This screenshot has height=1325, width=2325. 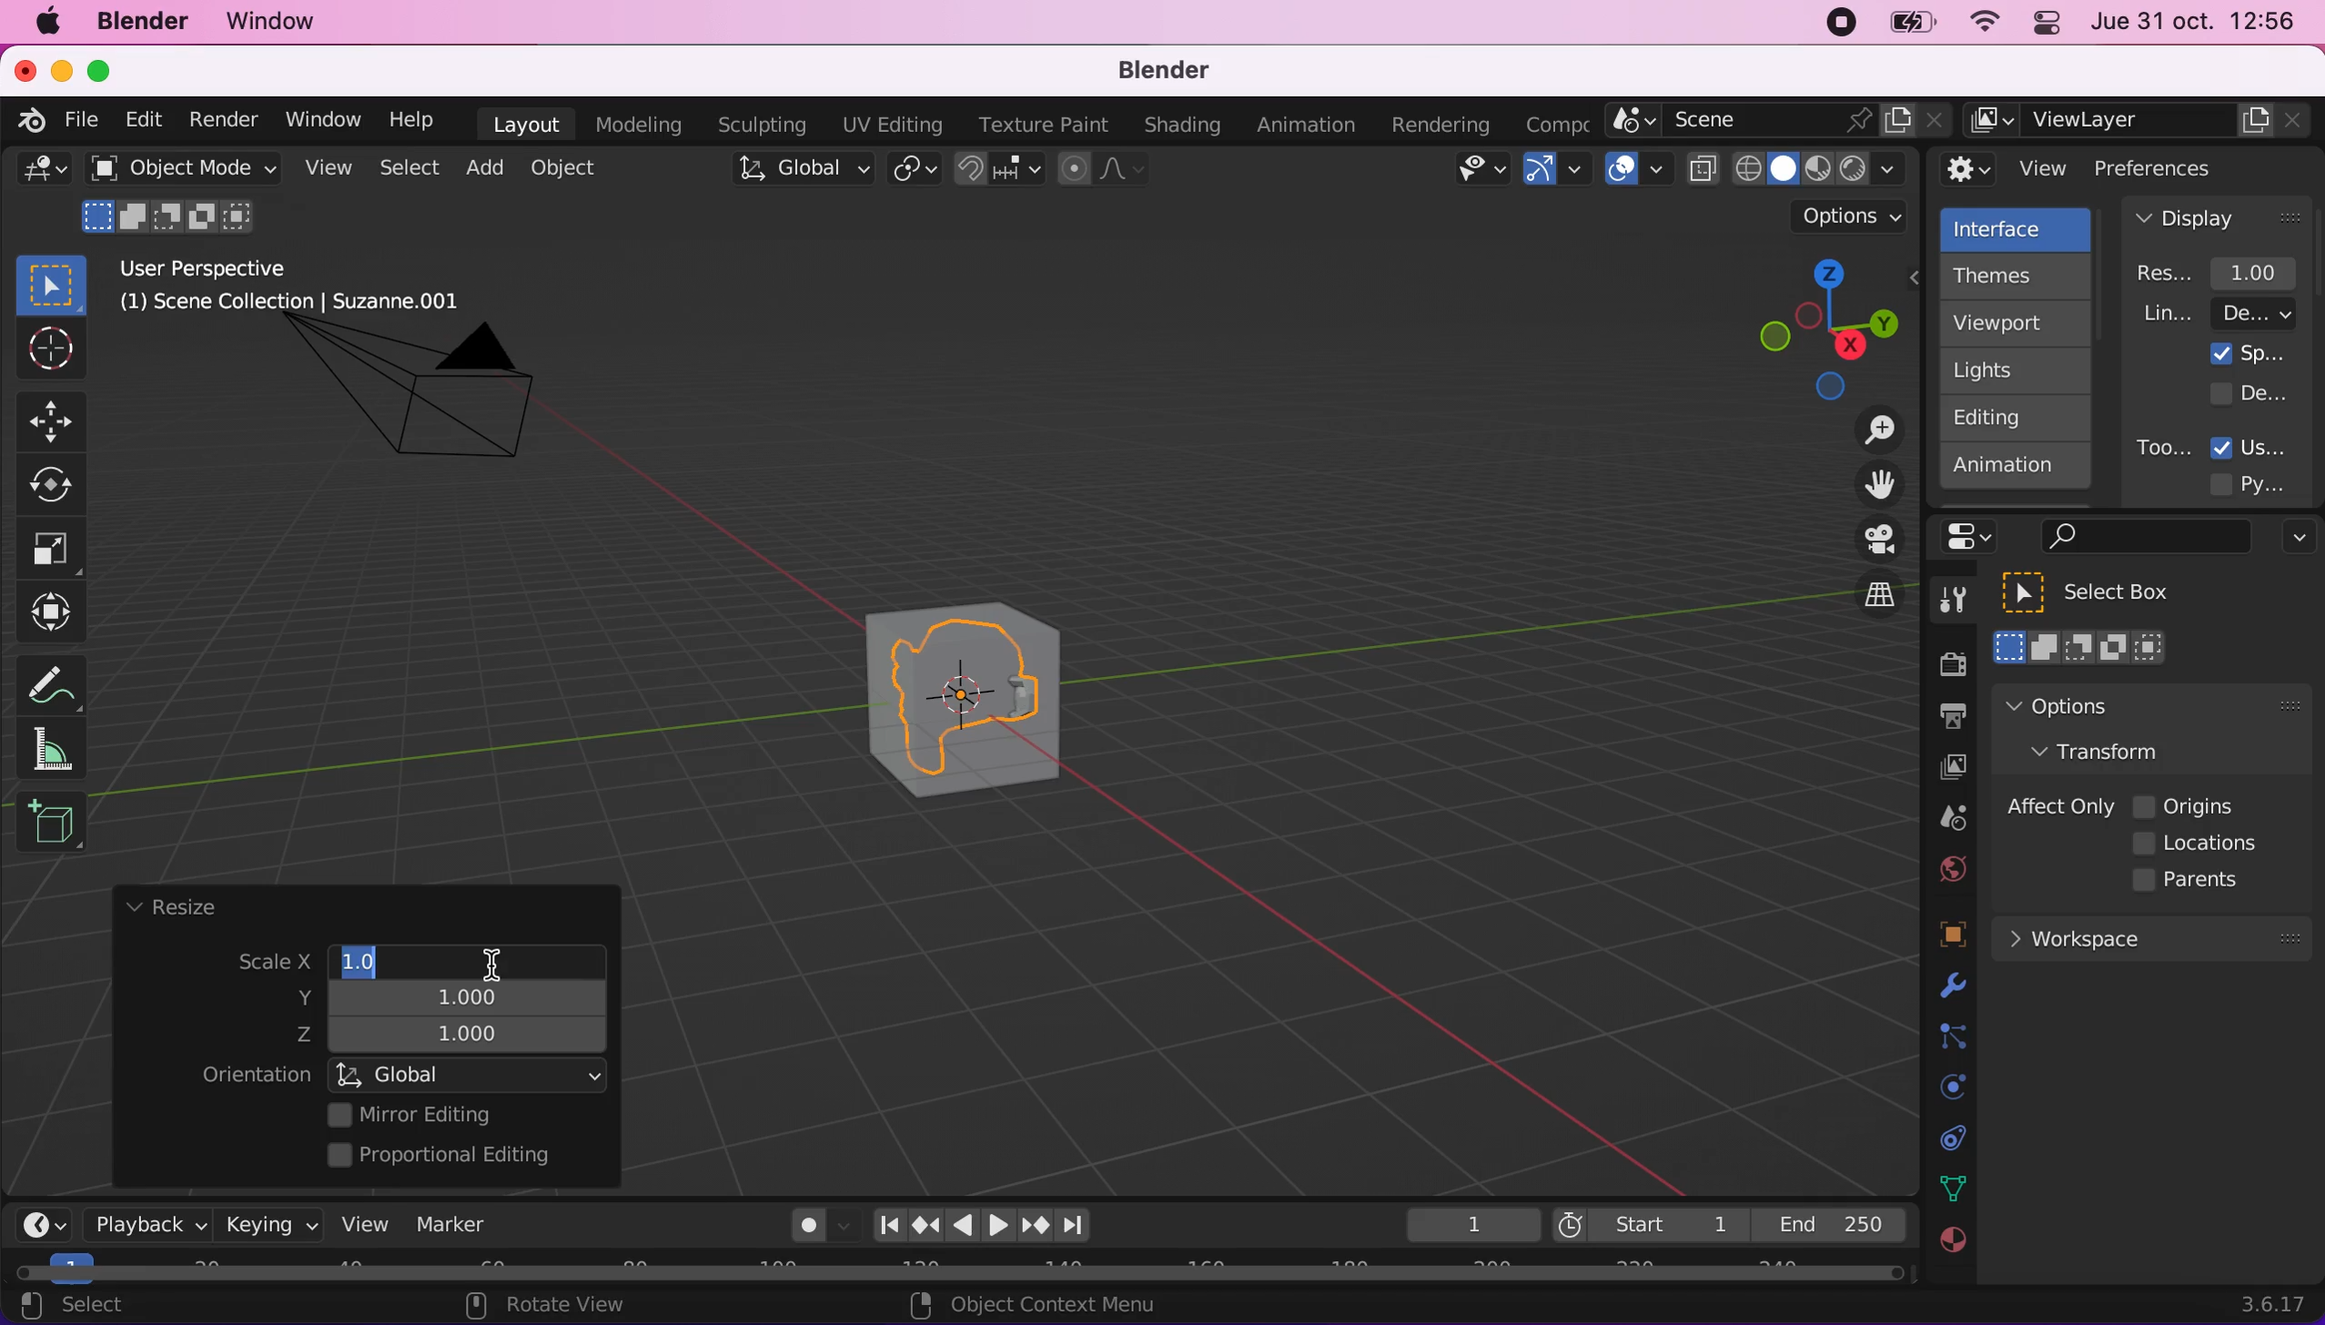 What do you see at coordinates (78, 120) in the screenshot?
I see `file` at bounding box center [78, 120].